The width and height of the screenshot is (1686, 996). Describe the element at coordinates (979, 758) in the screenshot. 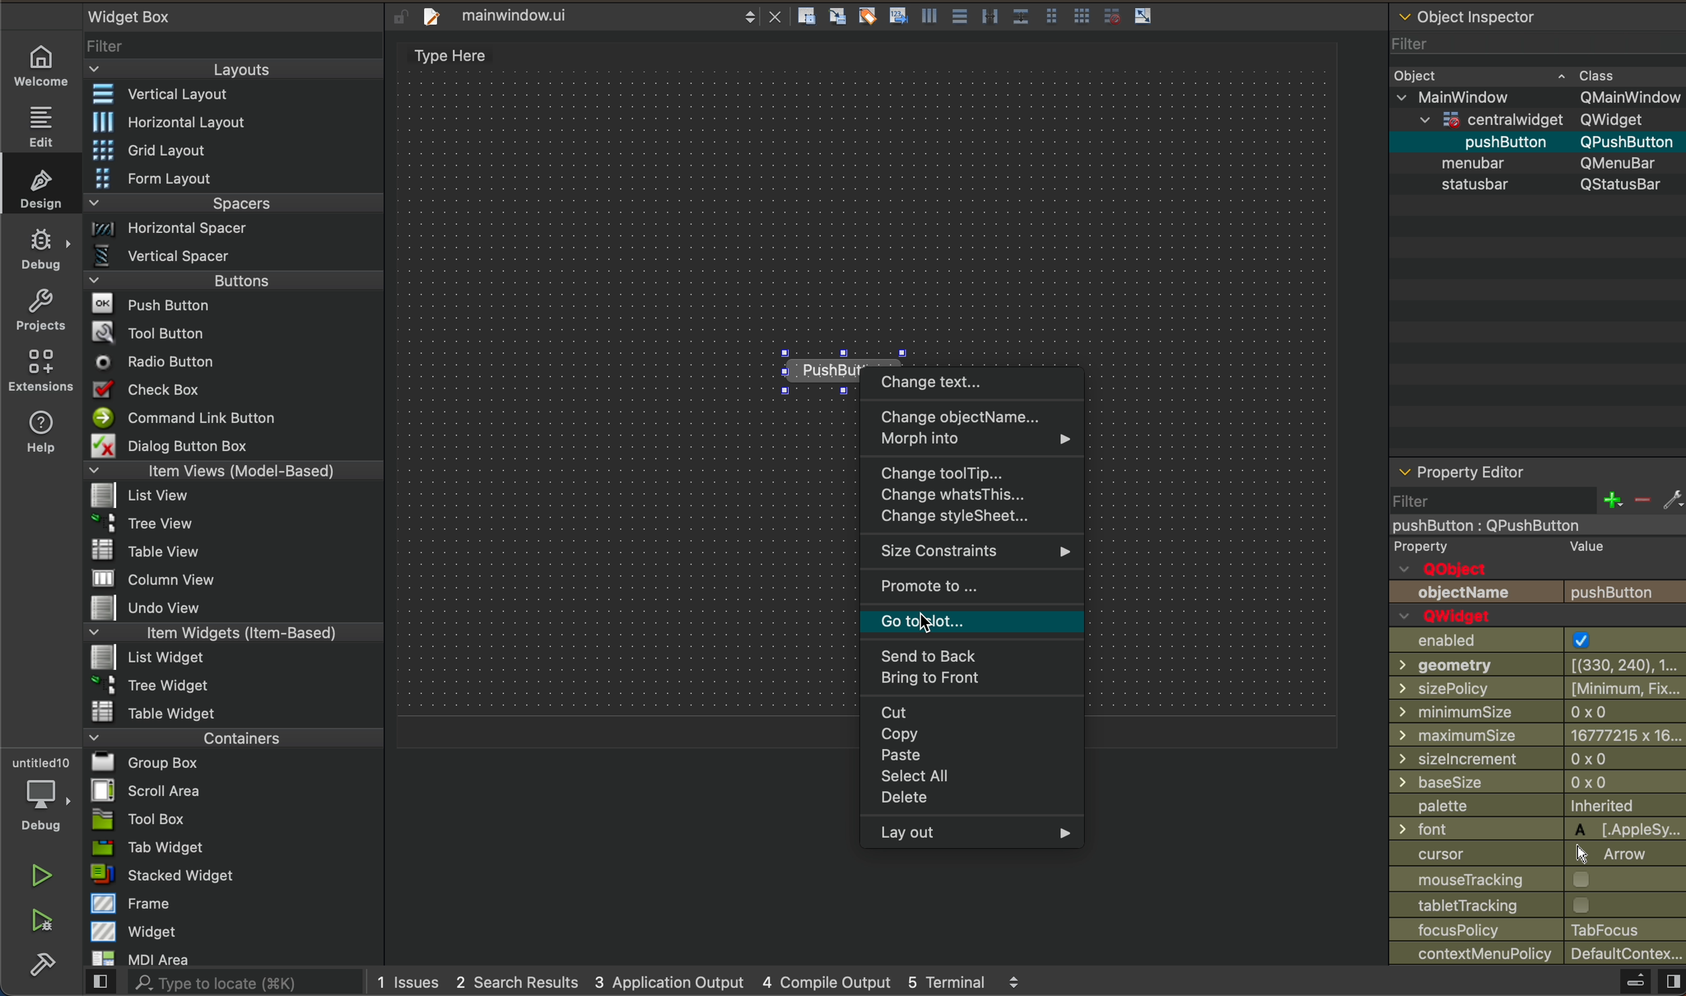

I see `paste` at that location.